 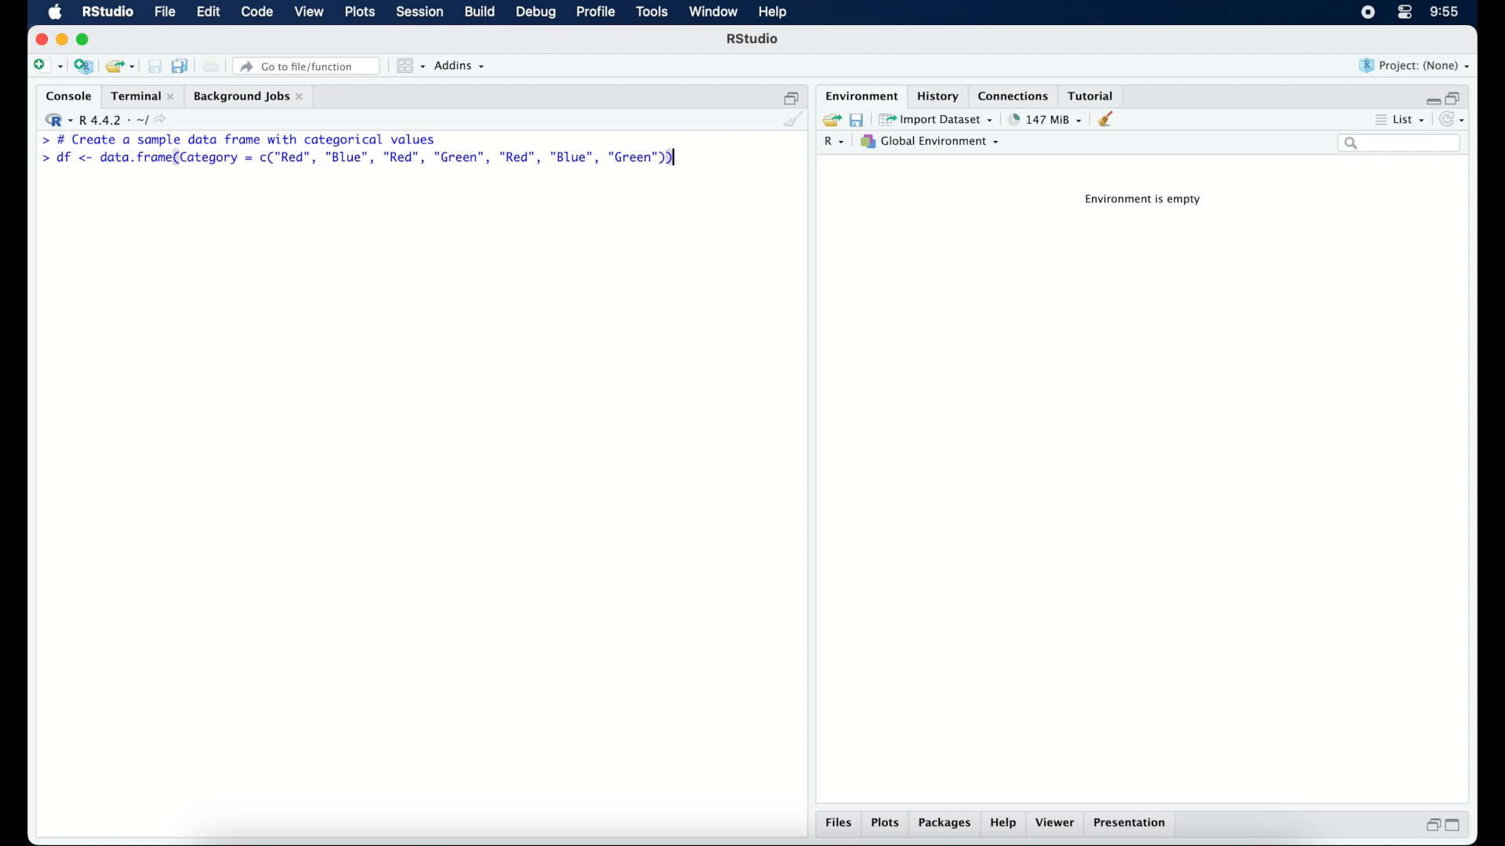 I want to click on R, so click(x=837, y=143).